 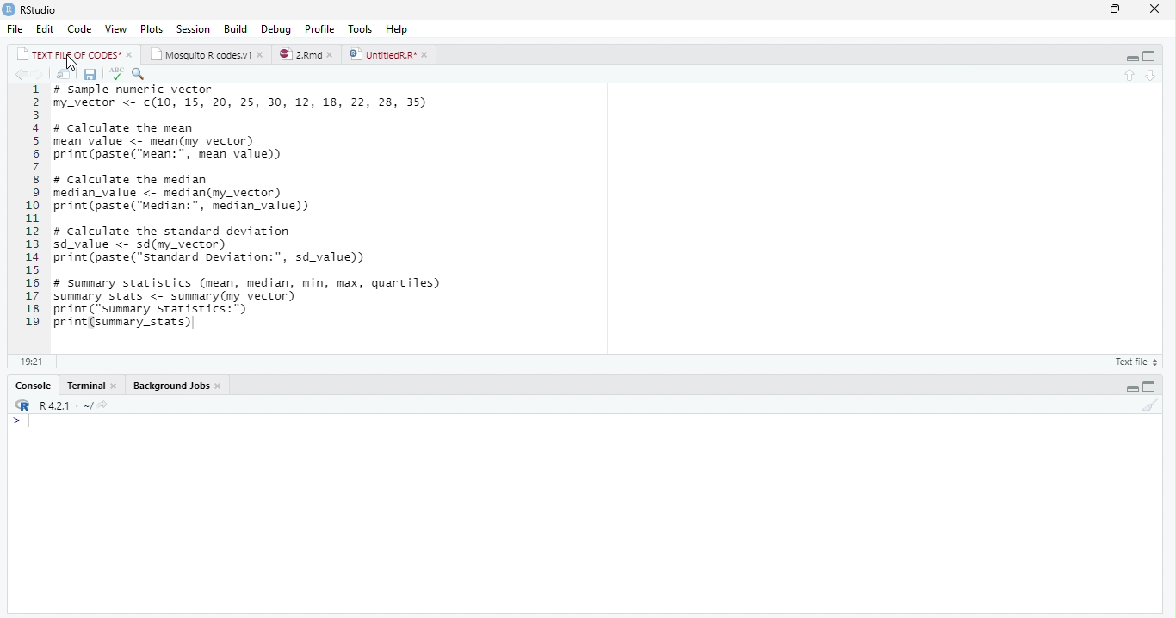 I want to click on forward, so click(x=40, y=76).